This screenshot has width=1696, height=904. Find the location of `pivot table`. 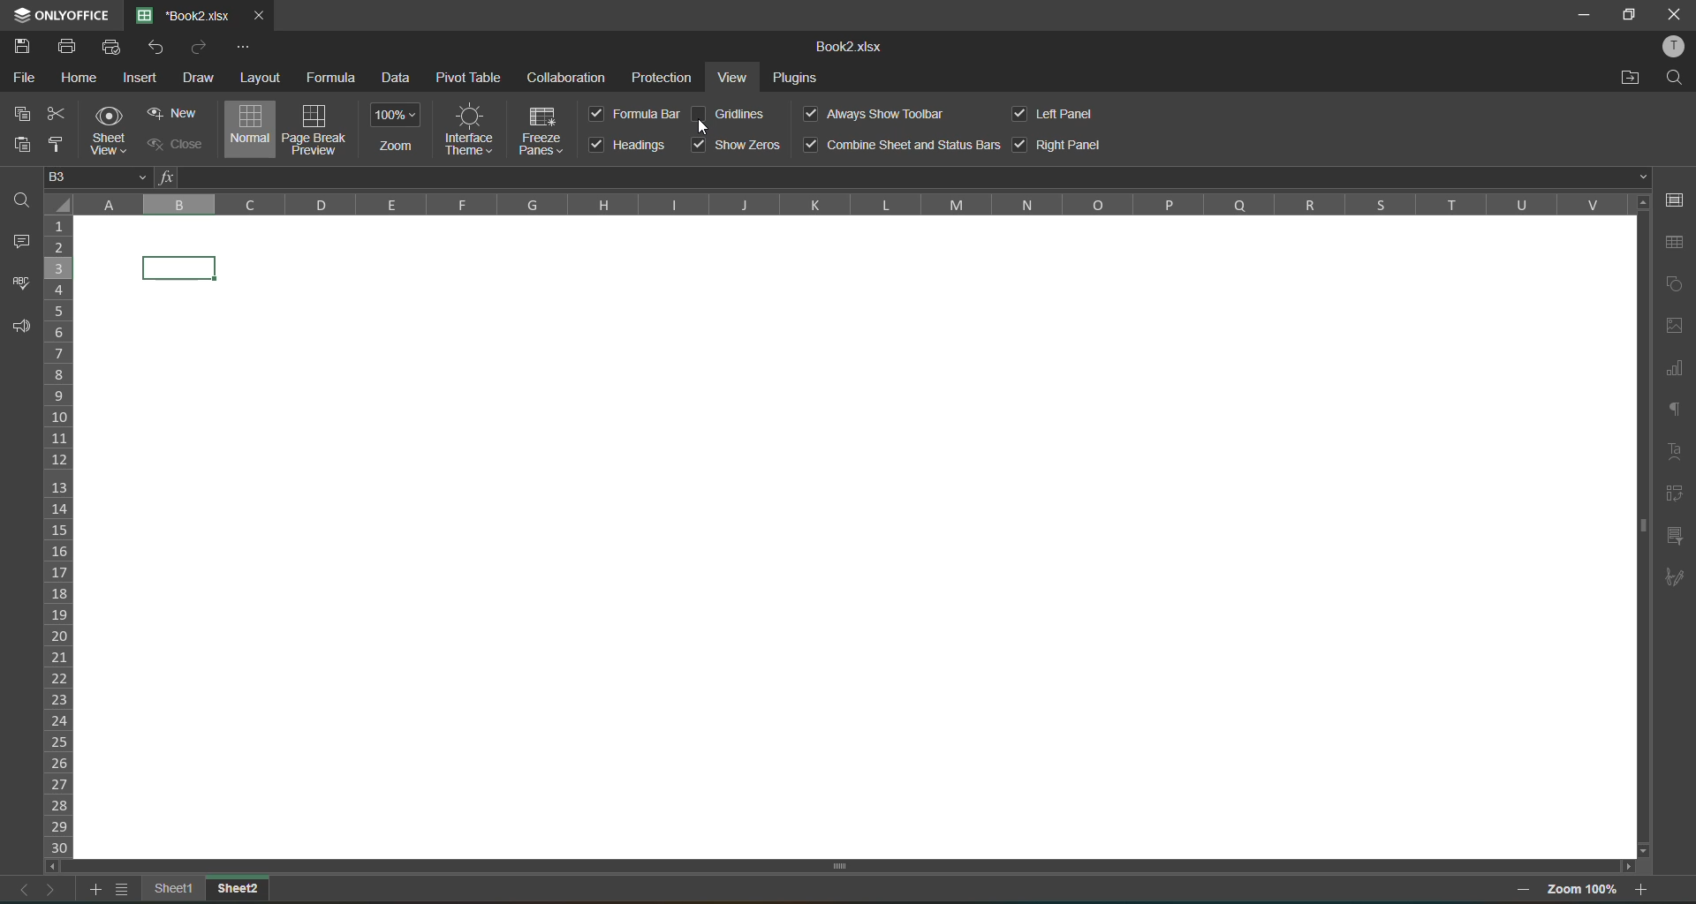

pivot table is located at coordinates (468, 79).